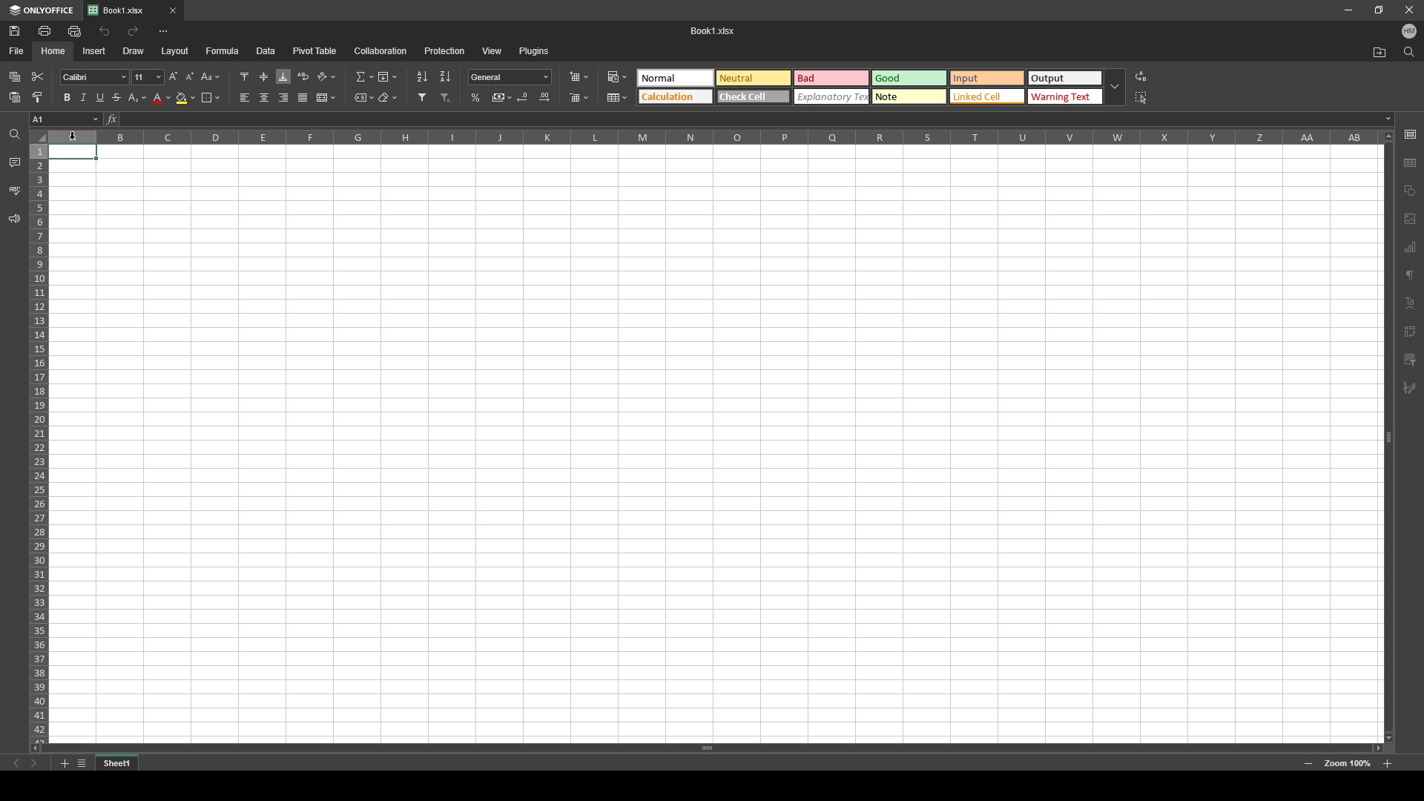 The image size is (1424, 801). What do you see at coordinates (105, 32) in the screenshot?
I see `undo` at bounding box center [105, 32].